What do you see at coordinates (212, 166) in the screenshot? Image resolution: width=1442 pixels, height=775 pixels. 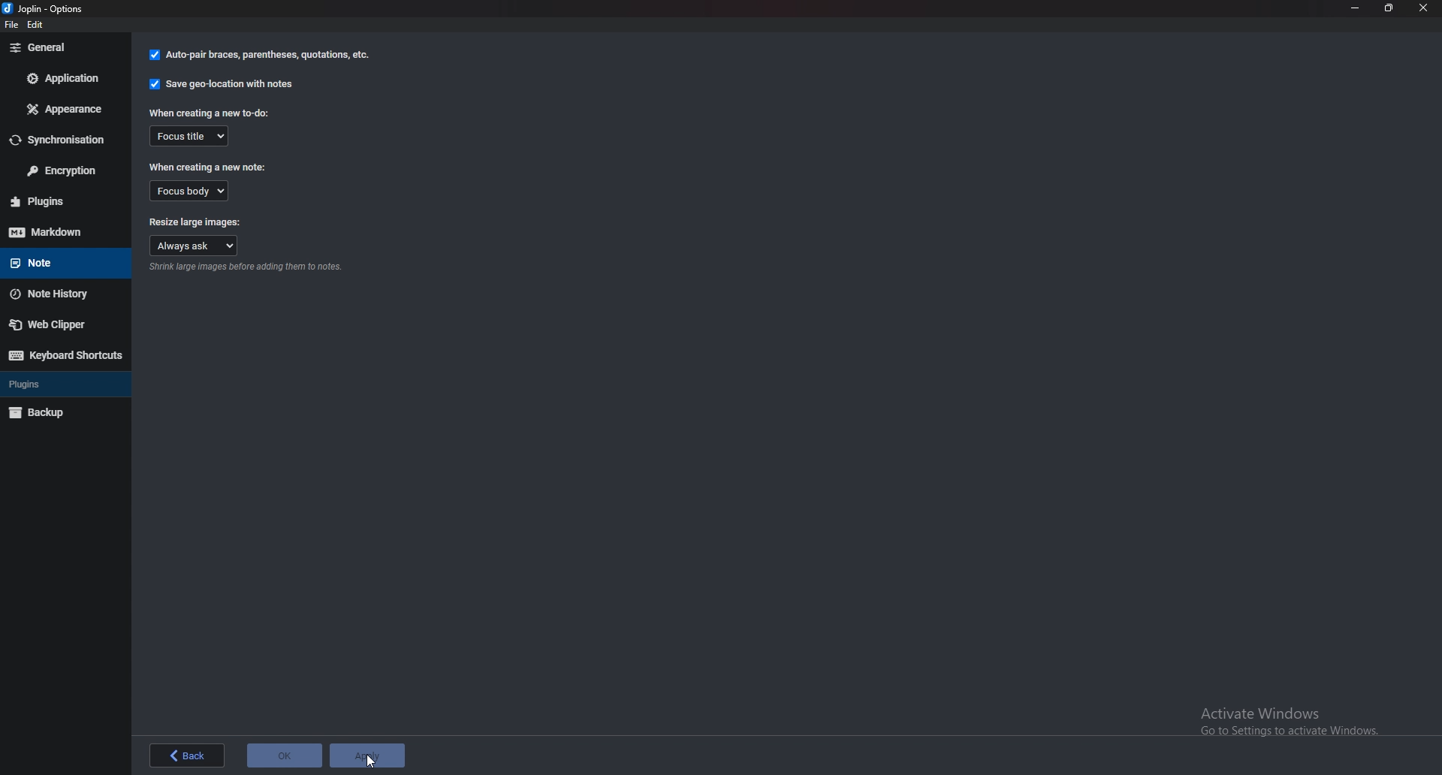 I see `When creating a new note` at bounding box center [212, 166].